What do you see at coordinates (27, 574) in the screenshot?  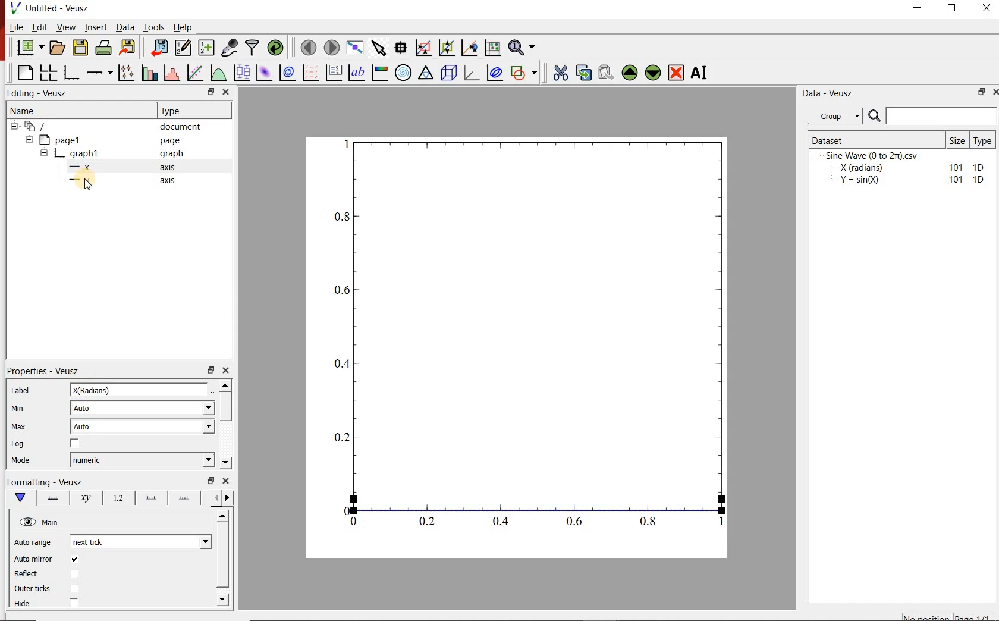 I see `Reflect` at bounding box center [27, 574].